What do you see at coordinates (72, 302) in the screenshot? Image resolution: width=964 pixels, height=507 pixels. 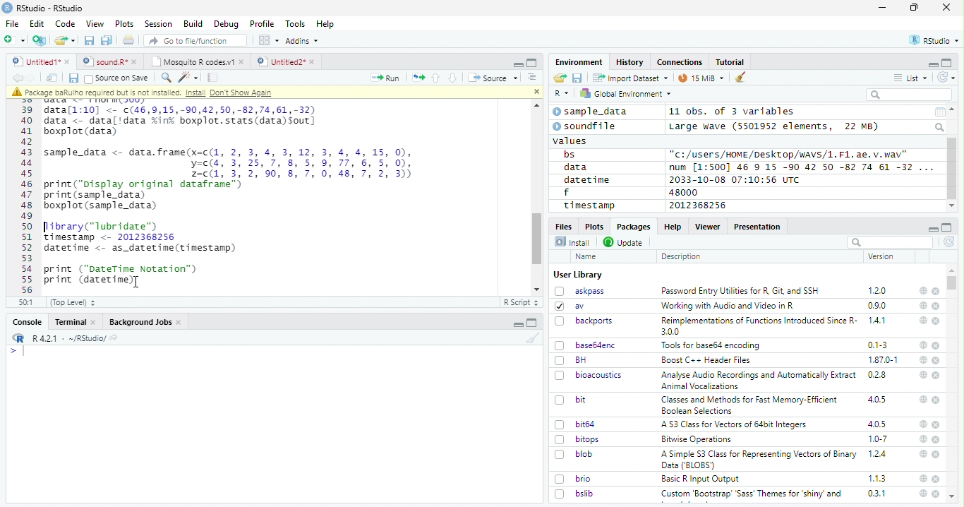 I see `(Top Level)` at bounding box center [72, 302].